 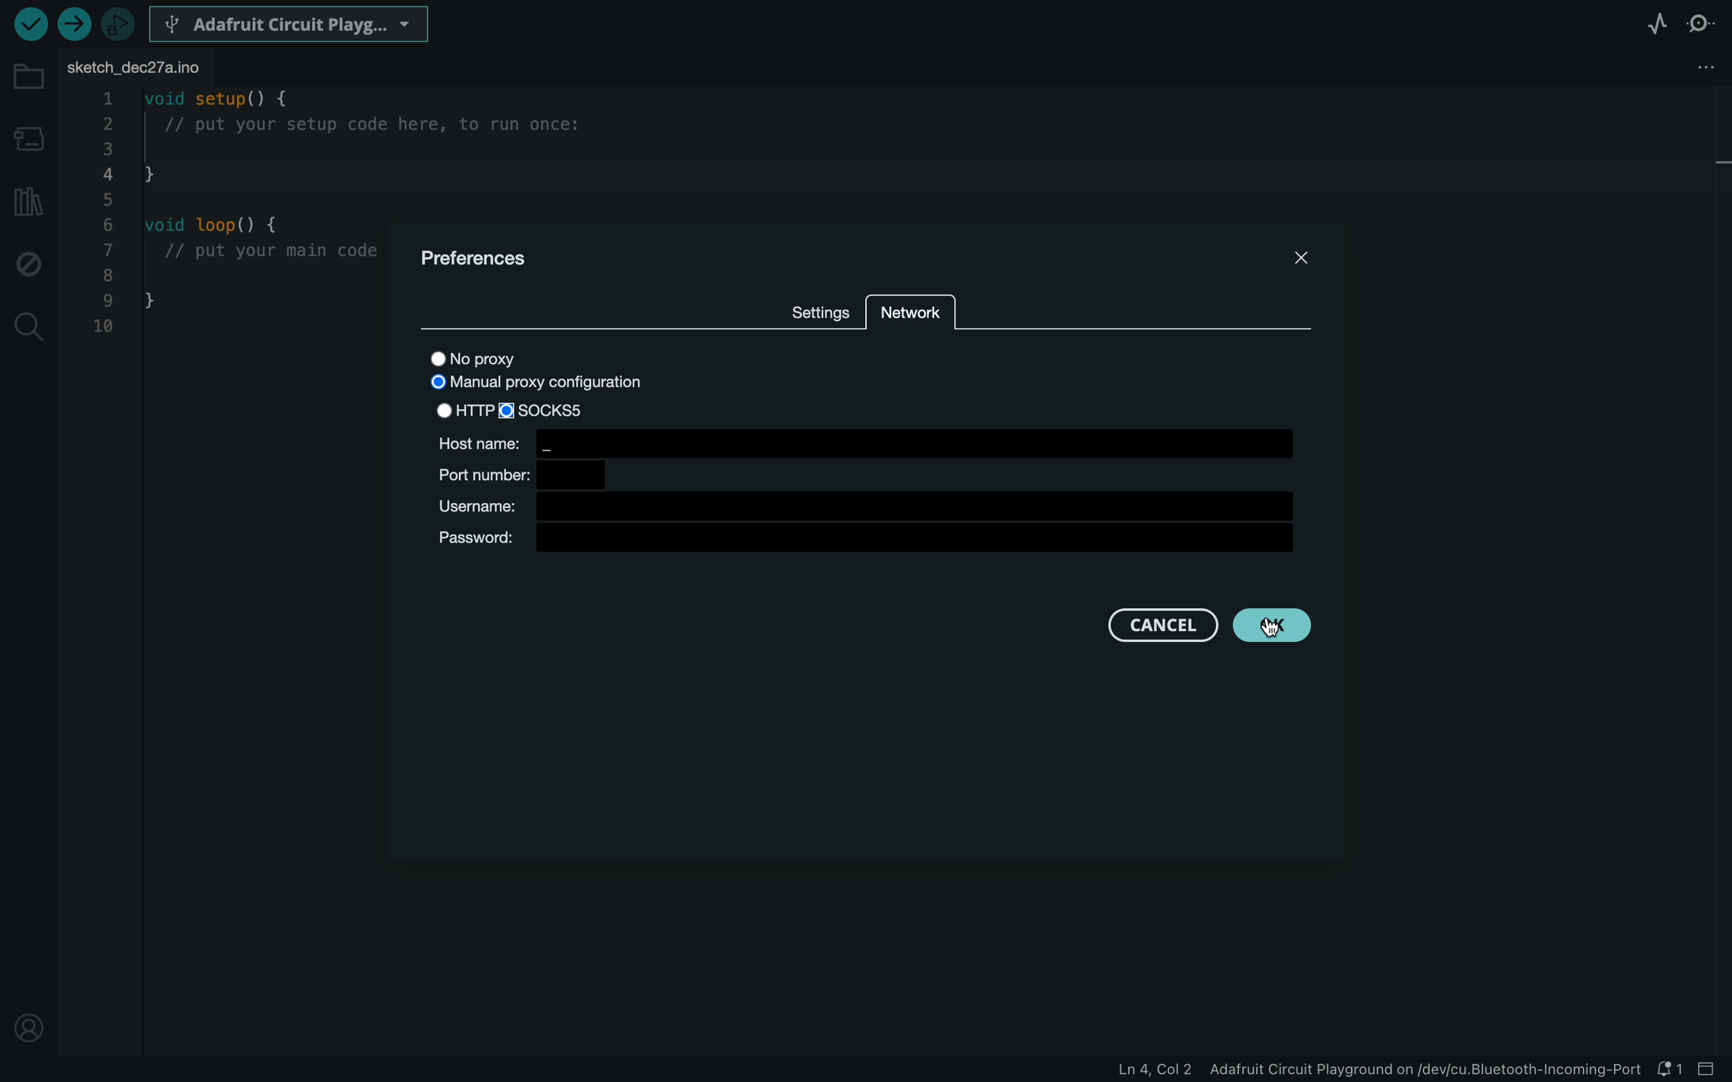 What do you see at coordinates (291, 23) in the screenshot?
I see `BOARD SELECTER` at bounding box center [291, 23].